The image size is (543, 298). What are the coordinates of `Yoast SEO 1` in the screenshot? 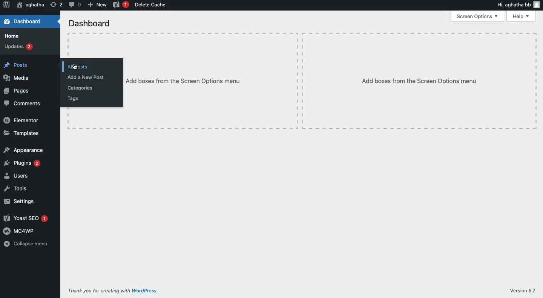 It's located at (27, 219).